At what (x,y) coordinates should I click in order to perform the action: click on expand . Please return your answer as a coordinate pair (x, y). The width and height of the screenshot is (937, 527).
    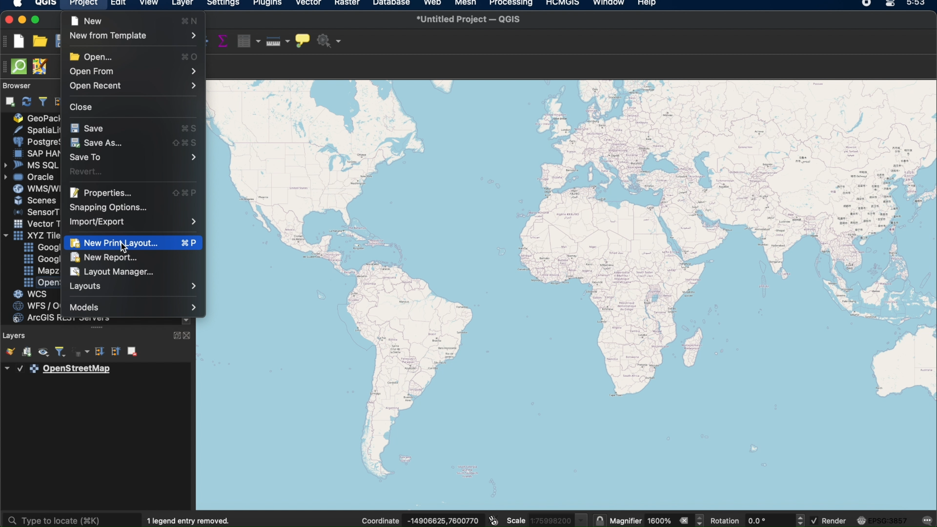
    Looking at the image, I should click on (175, 335).